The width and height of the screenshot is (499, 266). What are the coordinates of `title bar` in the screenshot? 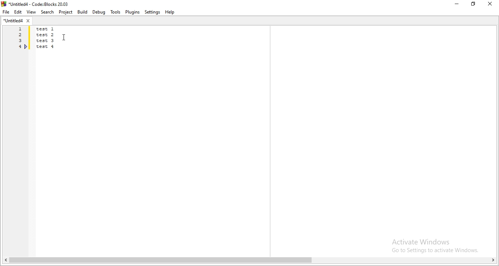 It's located at (38, 4).